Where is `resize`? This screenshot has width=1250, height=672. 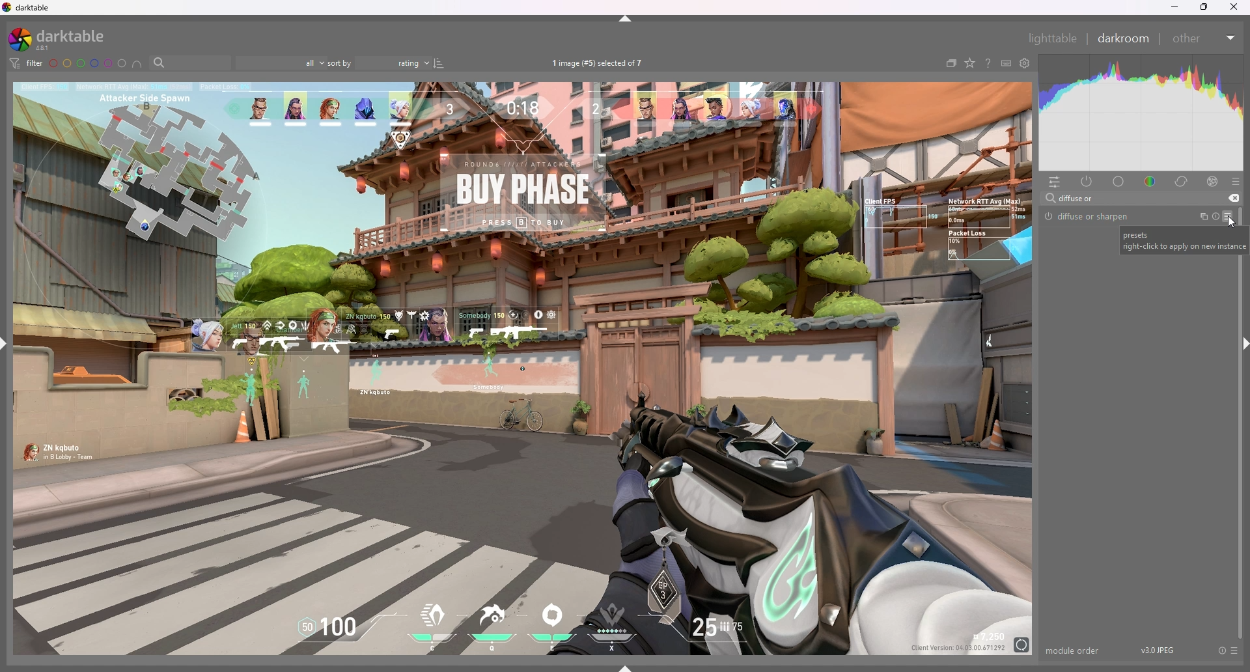
resize is located at coordinates (1204, 7).